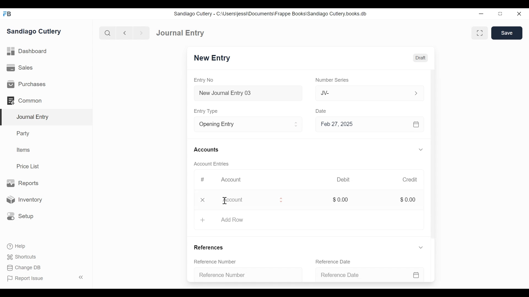 The width and height of the screenshot is (529, 297). I want to click on Debit, so click(344, 179).